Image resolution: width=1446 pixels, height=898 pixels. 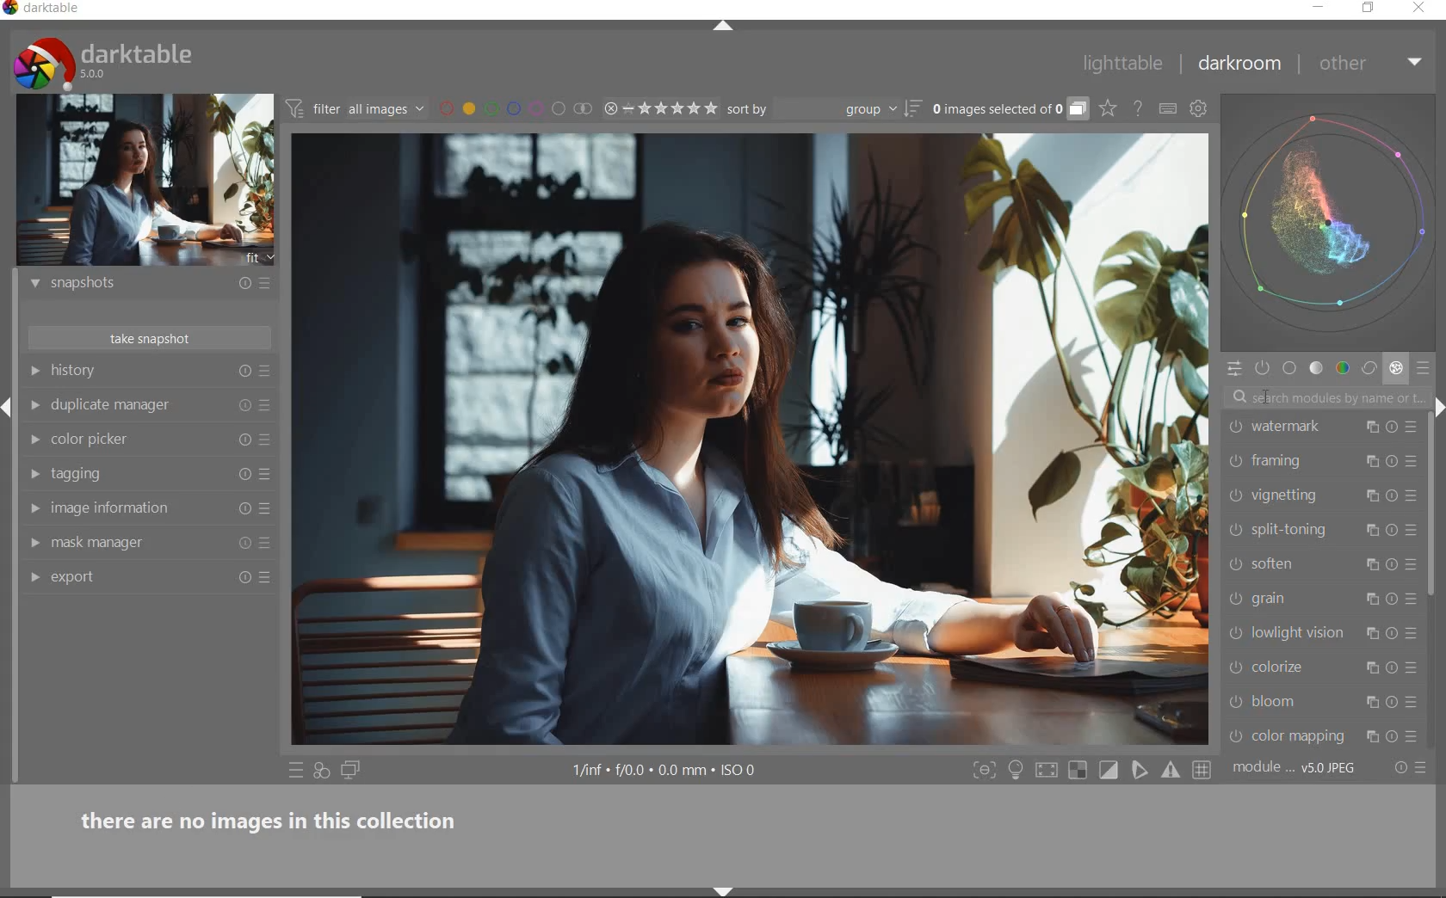 What do you see at coordinates (1199, 111) in the screenshot?
I see `show global preferences` at bounding box center [1199, 111].